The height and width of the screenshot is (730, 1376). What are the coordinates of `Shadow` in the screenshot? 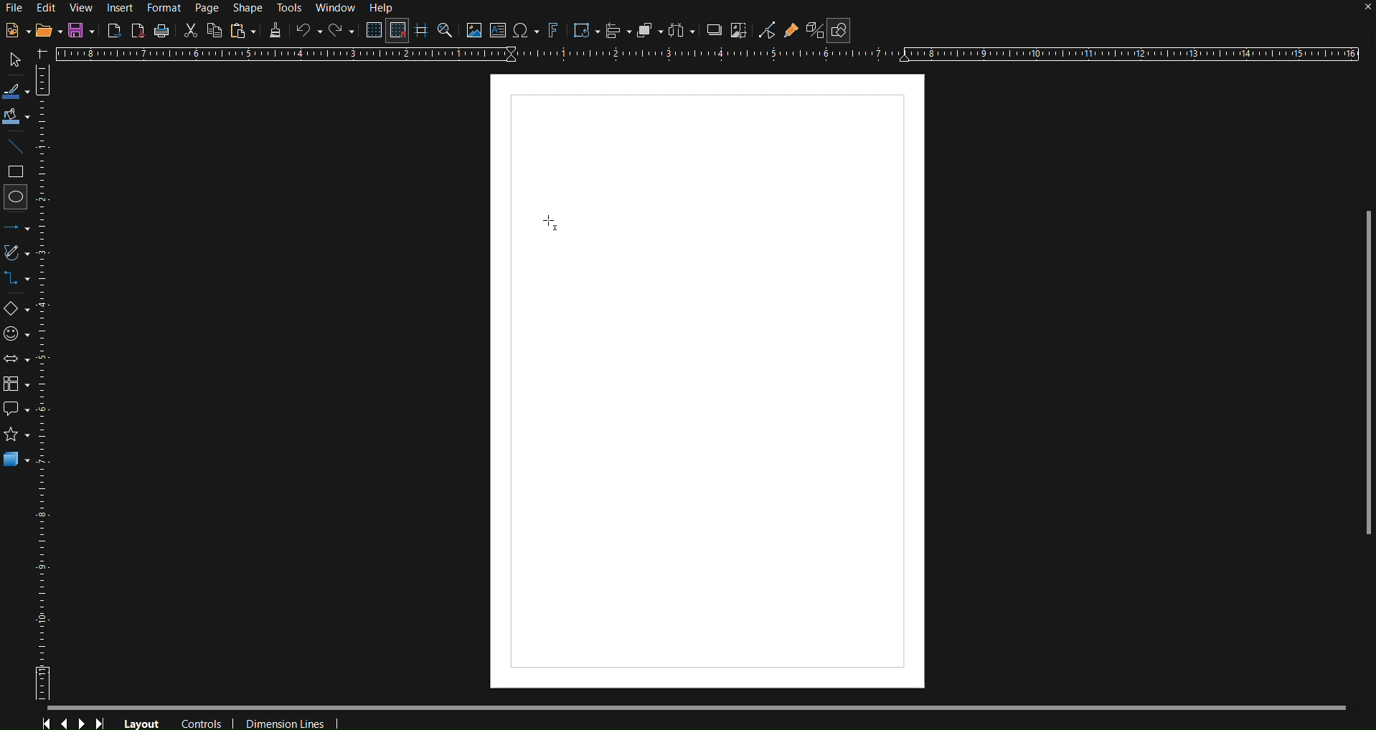 It's located at (711, 32).